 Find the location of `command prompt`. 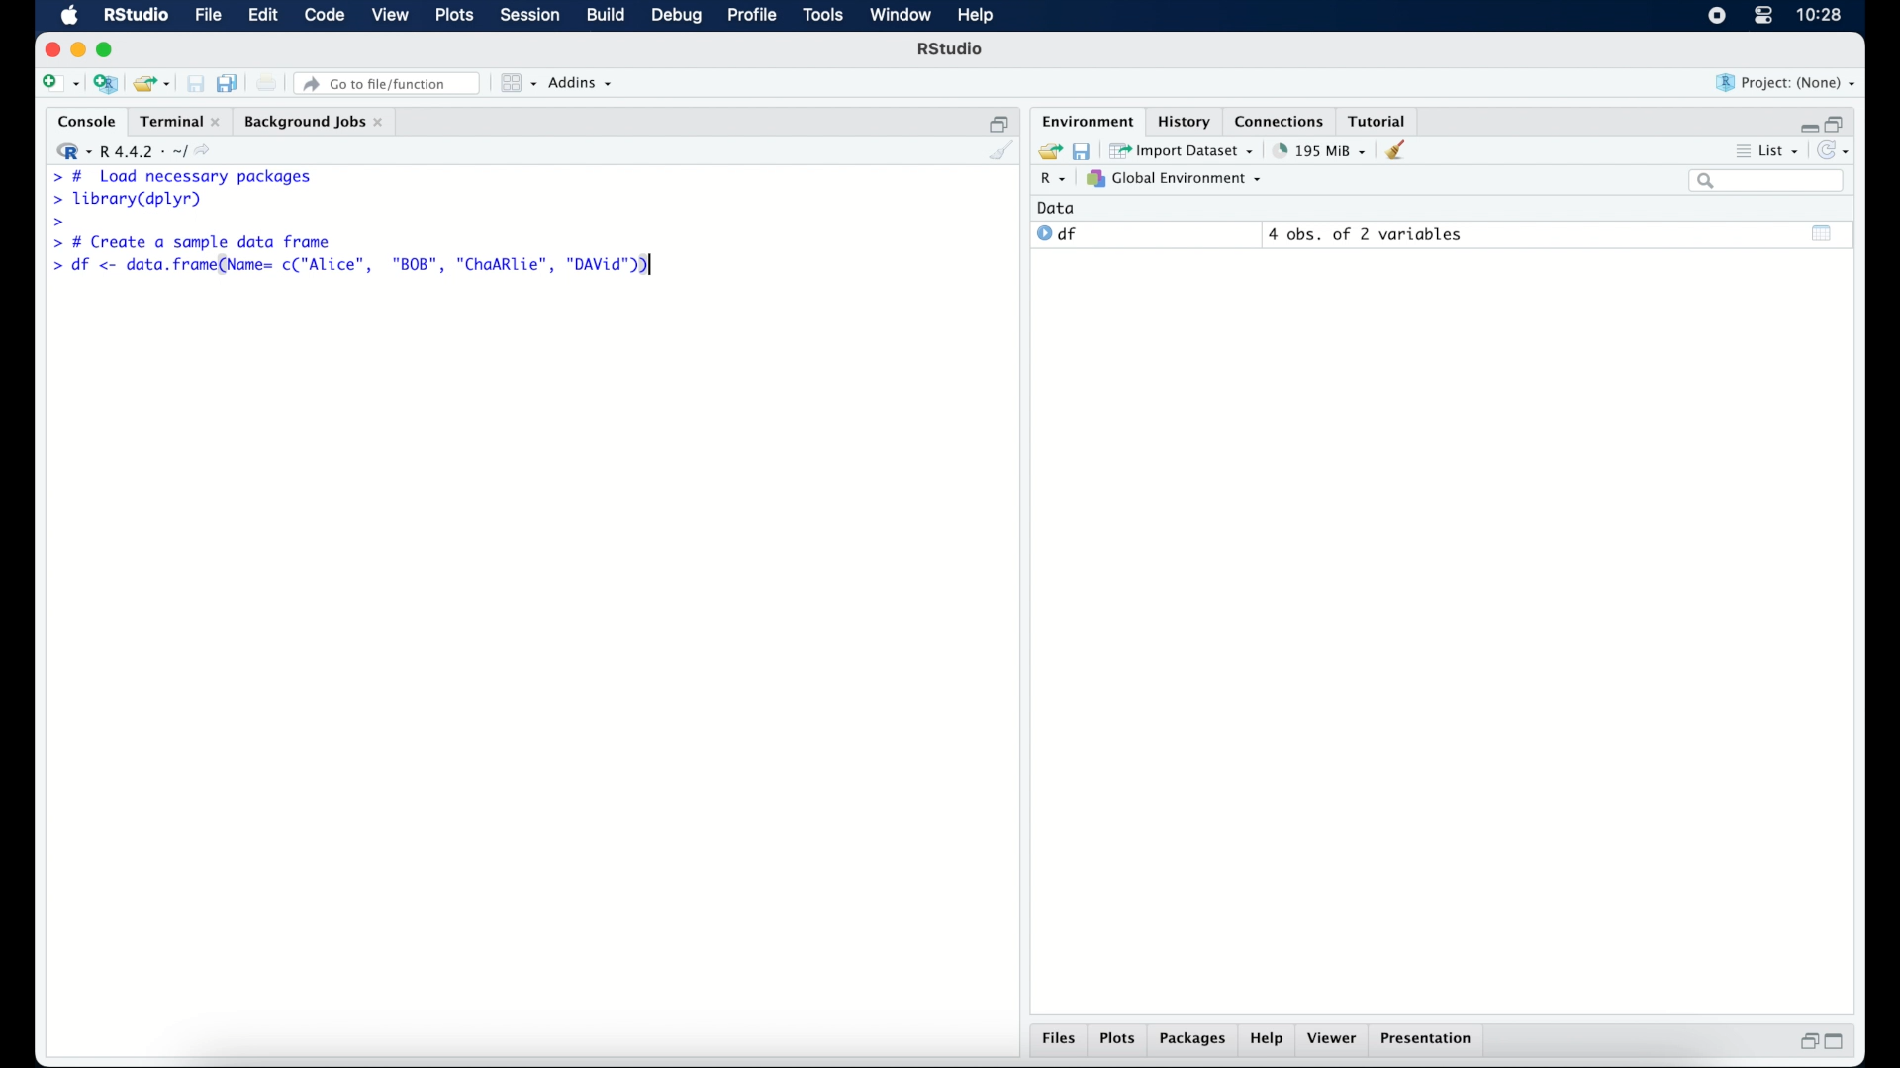

command prompt is located at coordinates (54, 222).